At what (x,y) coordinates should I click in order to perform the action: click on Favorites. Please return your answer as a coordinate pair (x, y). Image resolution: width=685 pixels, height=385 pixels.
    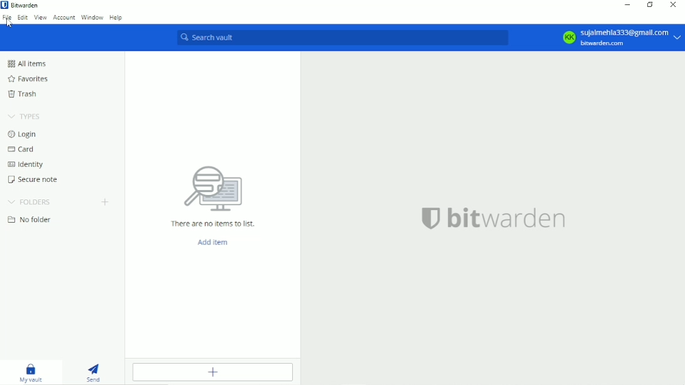
    Looking at the image, I should click on (28, 79).